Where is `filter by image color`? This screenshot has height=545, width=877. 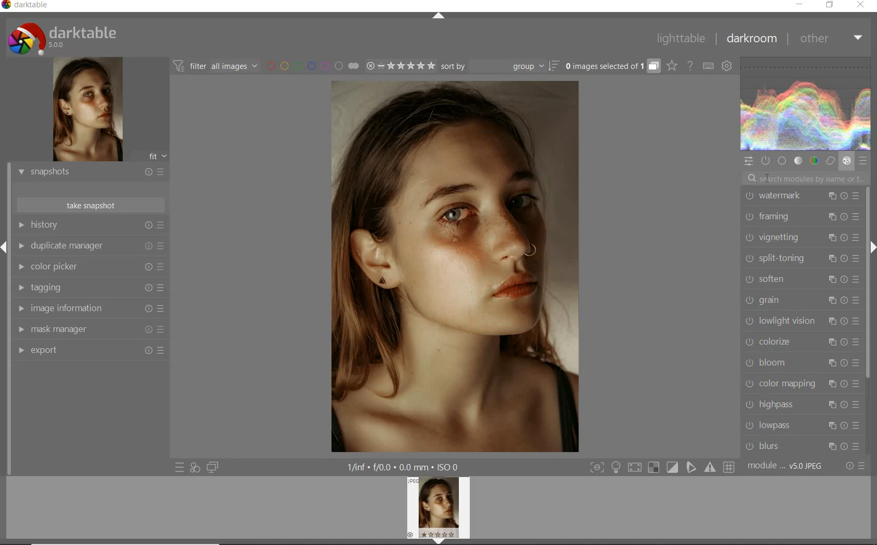 filter by image color is located at coordinates (313, 66).